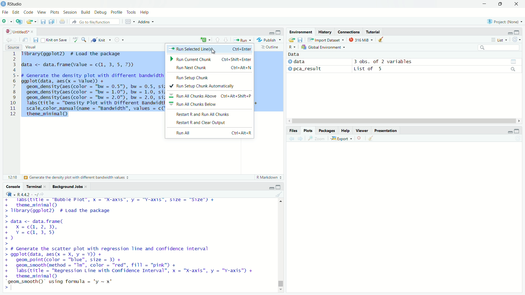  I want to click on List of 5, so click(369, 69).